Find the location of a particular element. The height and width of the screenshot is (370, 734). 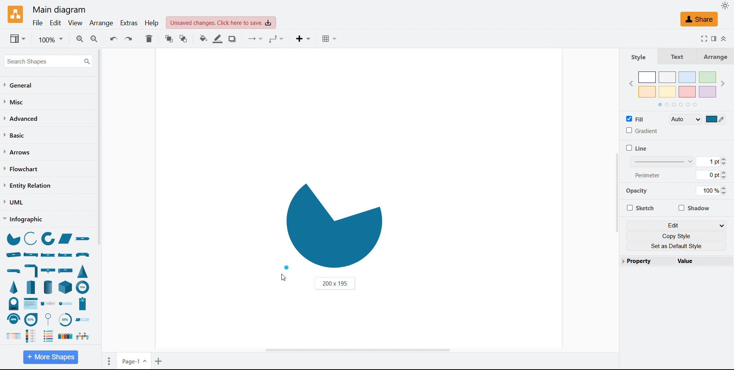

bar with callout is located at coordinates (48, 270).